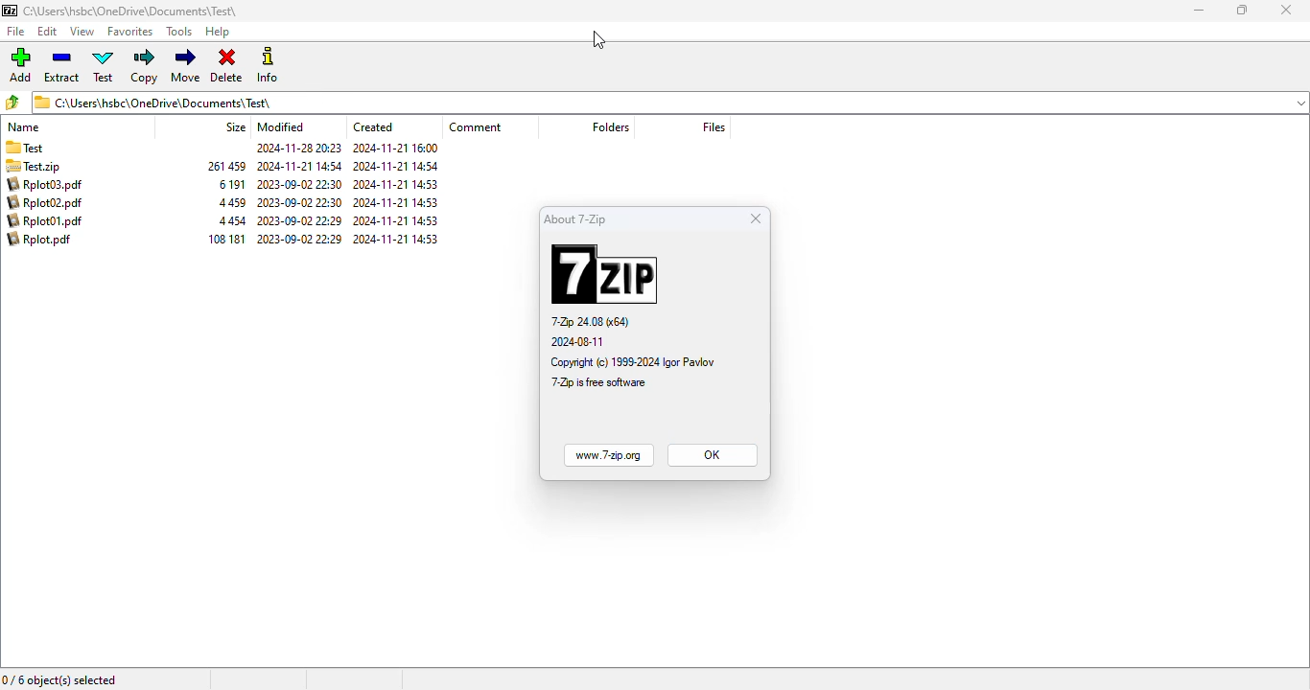  What do you see at coordinates (301, 184) in the screenshot?
I see `2023-09-02 22:30` at bounding box center [301, 184].